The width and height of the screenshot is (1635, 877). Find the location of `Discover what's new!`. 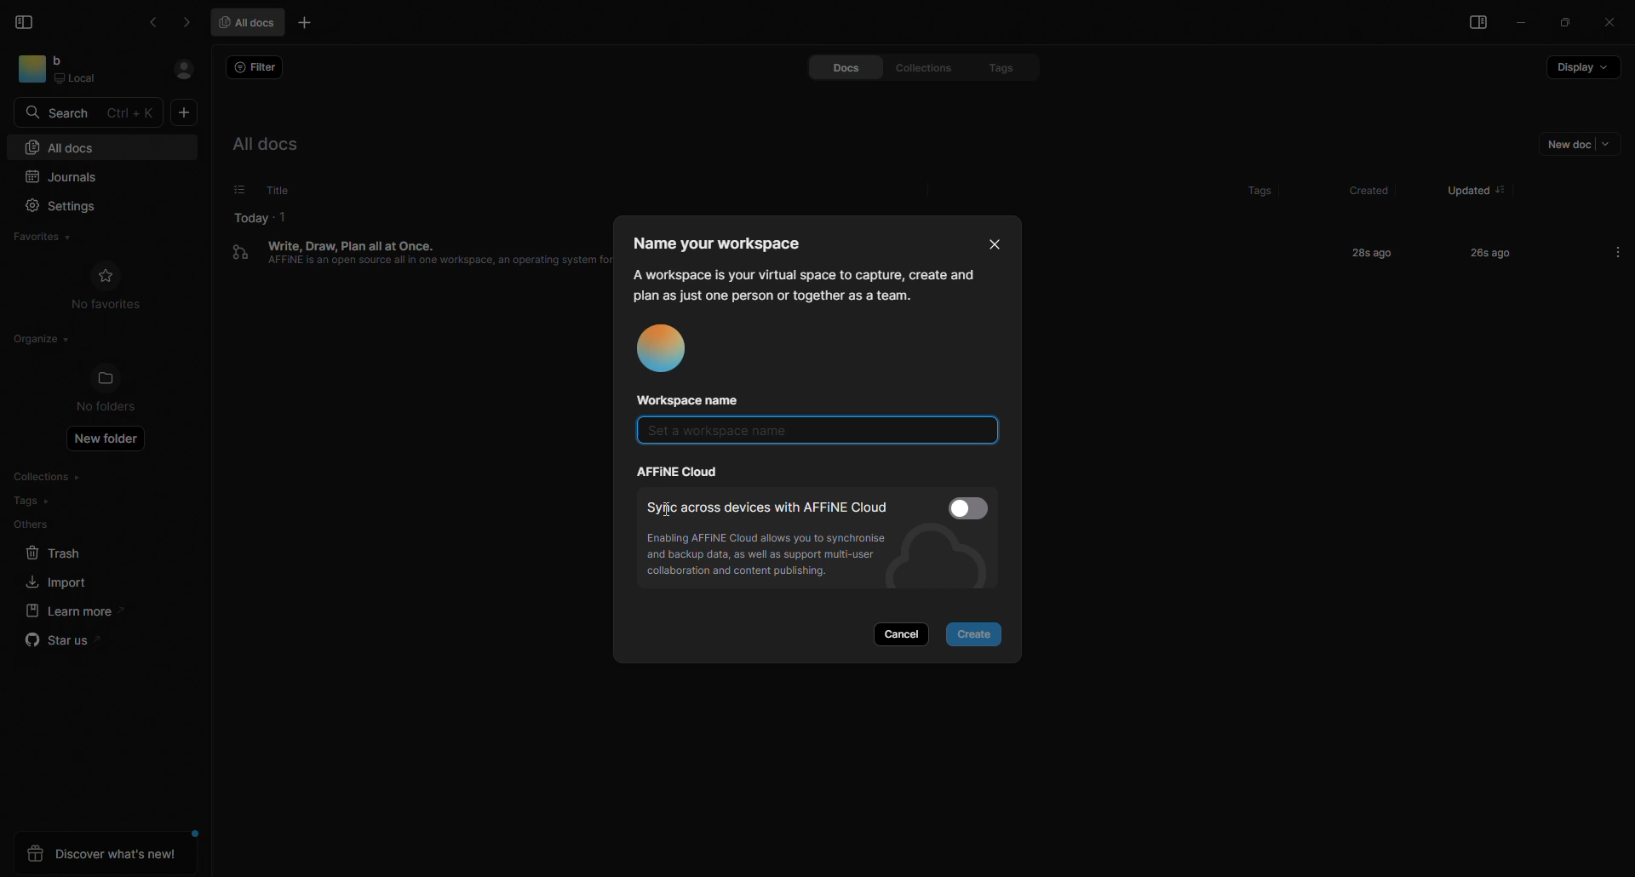

Discover what's new! is located at coordinates (105, 854).